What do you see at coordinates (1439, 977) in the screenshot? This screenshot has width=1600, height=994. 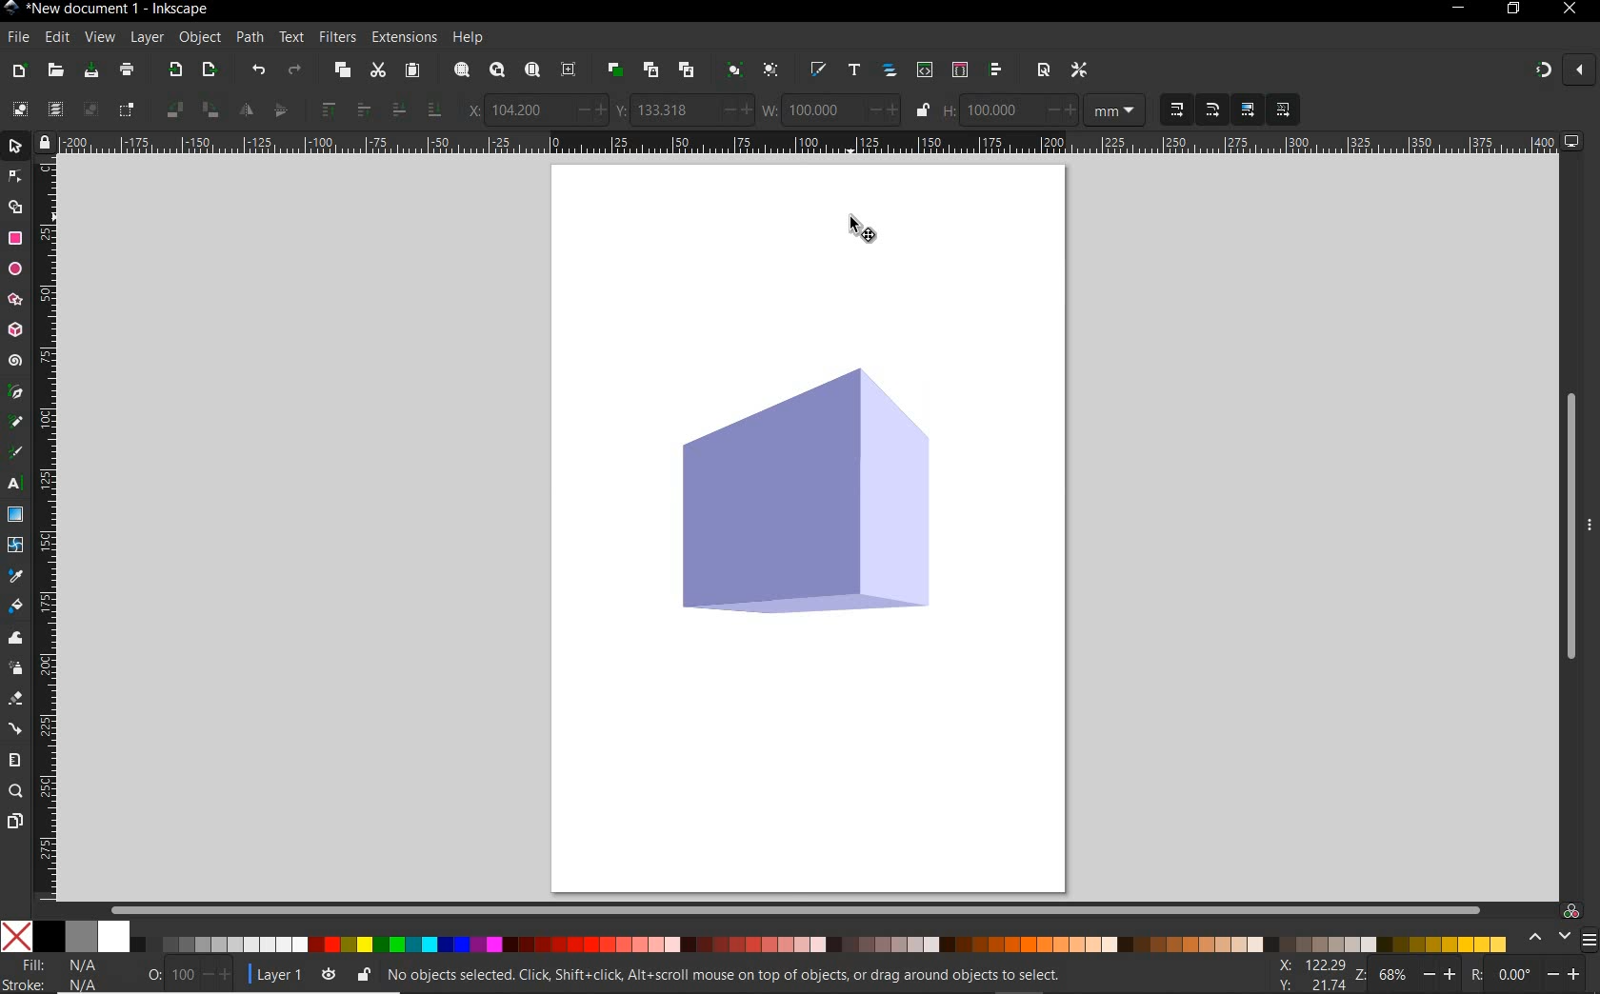 I see `increase/decrease` at bounding box center [1439, 977].